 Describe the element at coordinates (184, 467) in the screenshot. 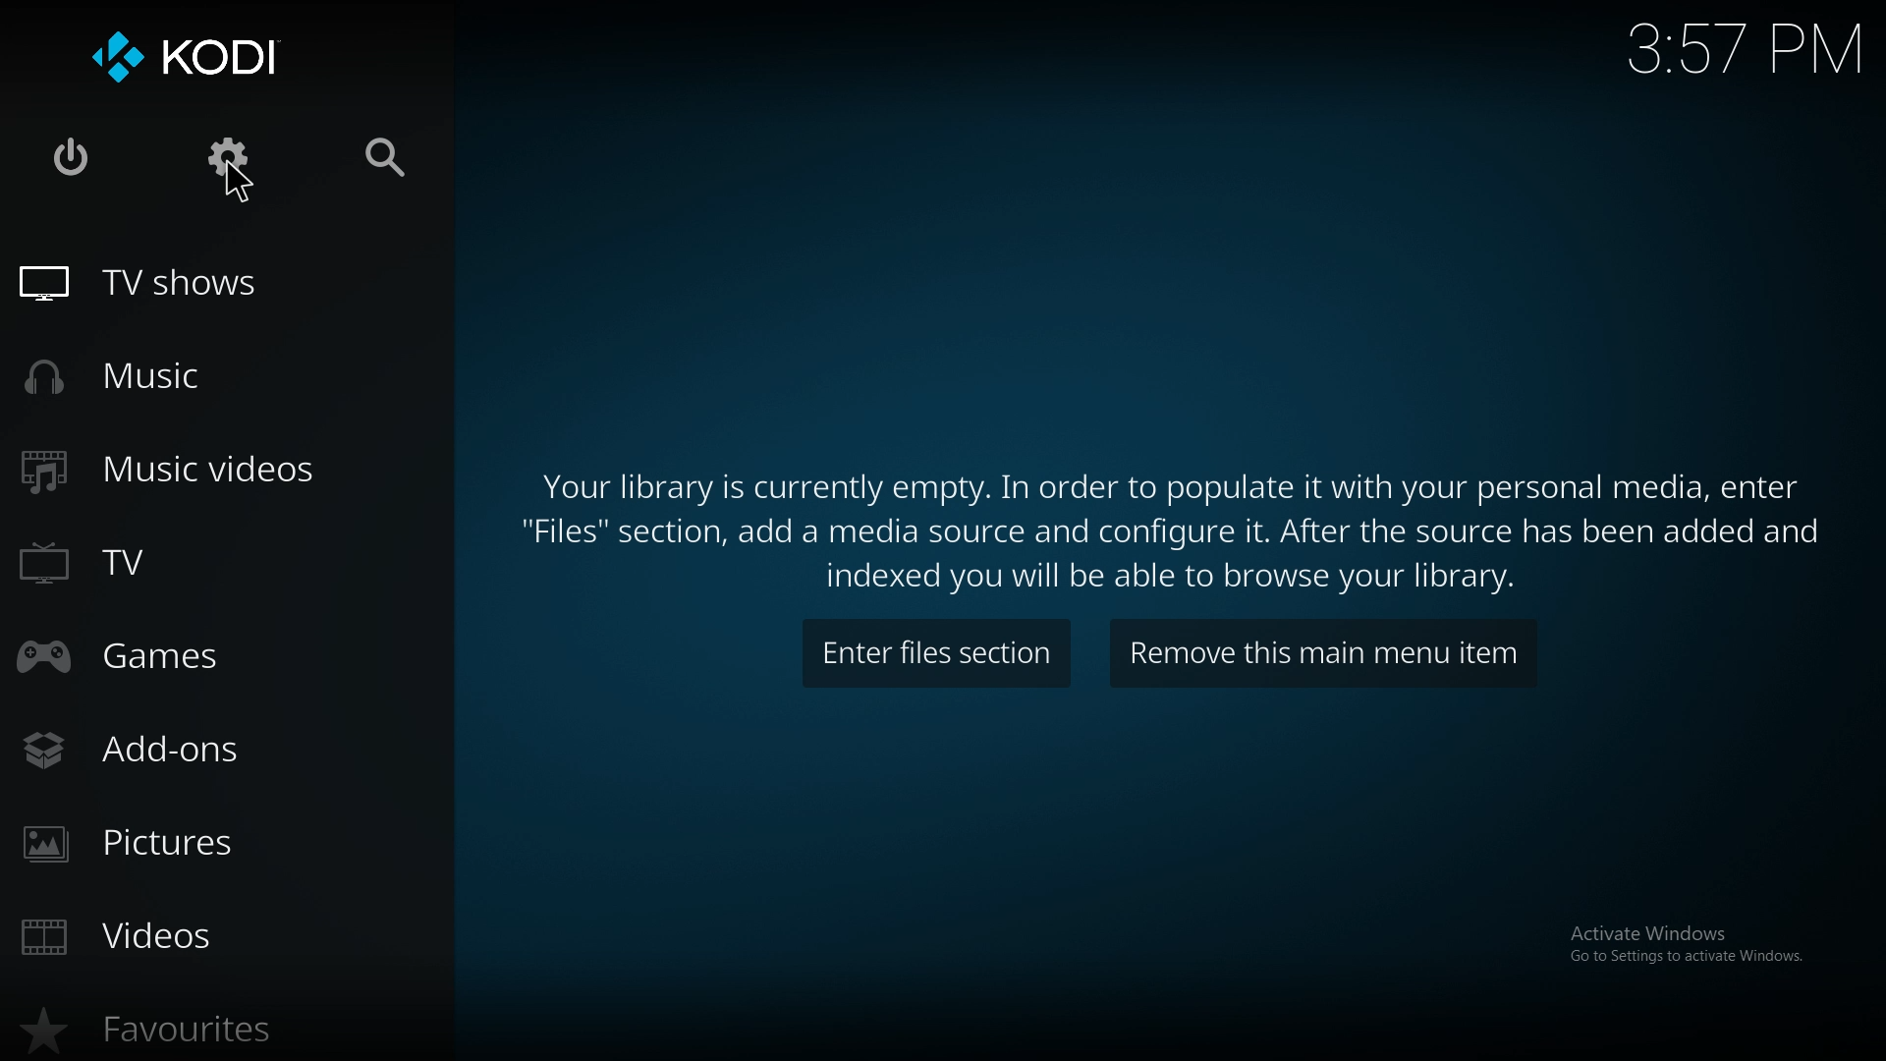

I see `music videos` at that location.